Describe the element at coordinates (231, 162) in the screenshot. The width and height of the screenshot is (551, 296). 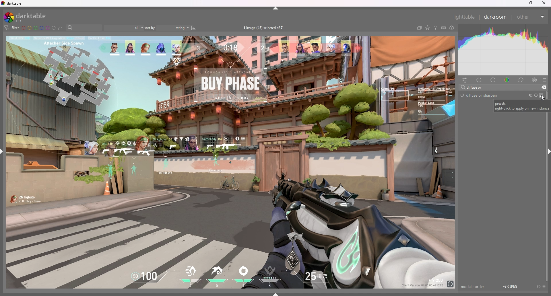
I see `photo` at that location.